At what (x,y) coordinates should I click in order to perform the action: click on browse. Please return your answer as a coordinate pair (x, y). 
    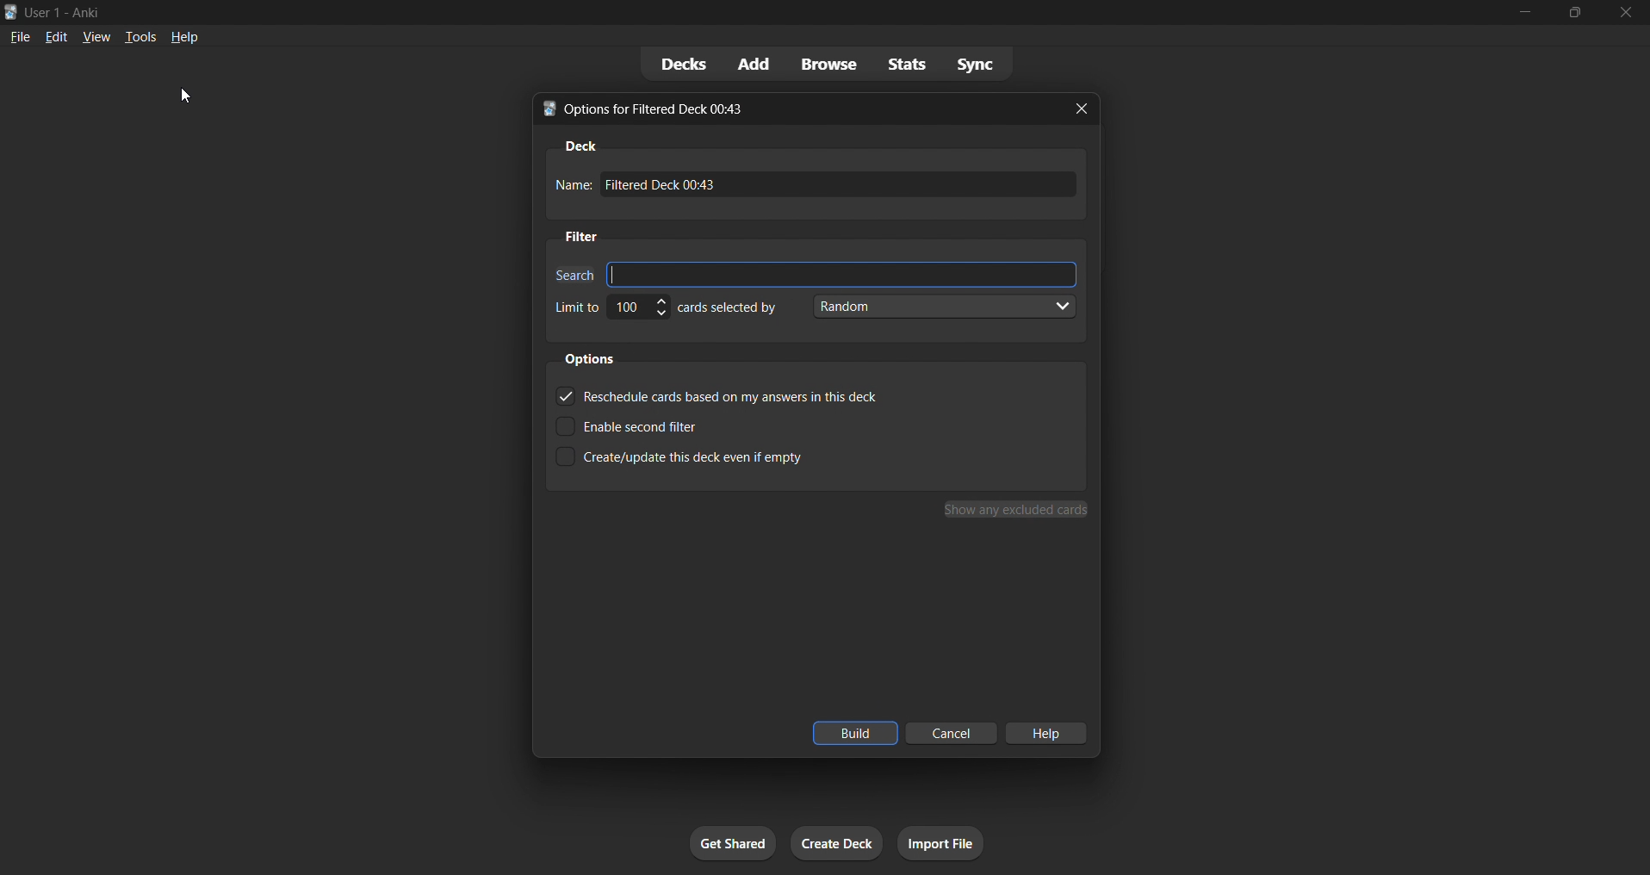
    Looking at the image, I should click on (820, 63).